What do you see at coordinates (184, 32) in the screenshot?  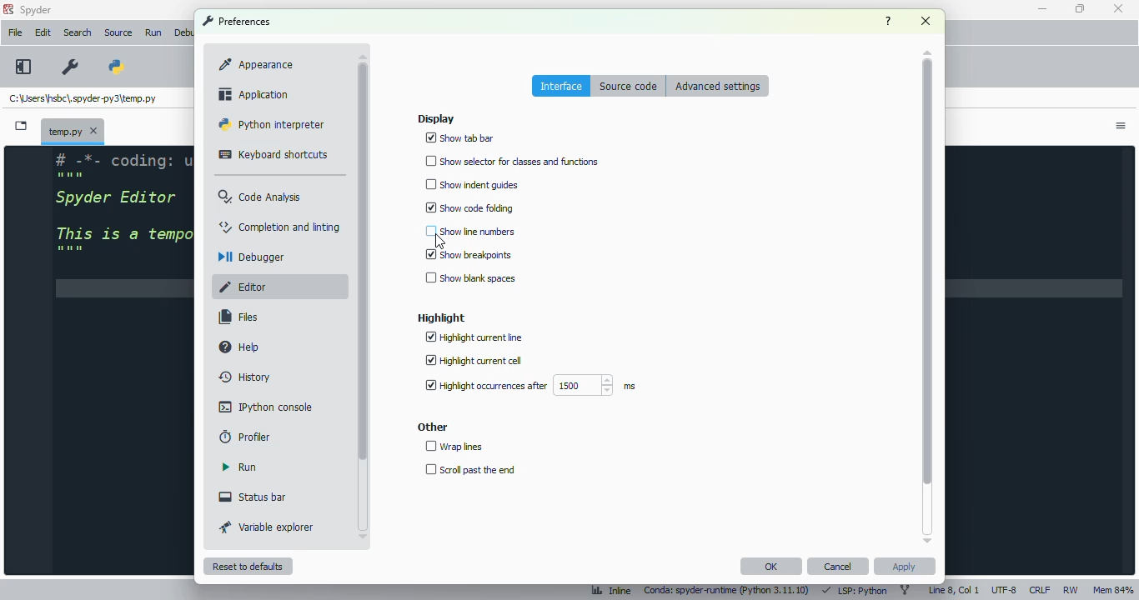 I see `debug` at bounding box center [184, 32].